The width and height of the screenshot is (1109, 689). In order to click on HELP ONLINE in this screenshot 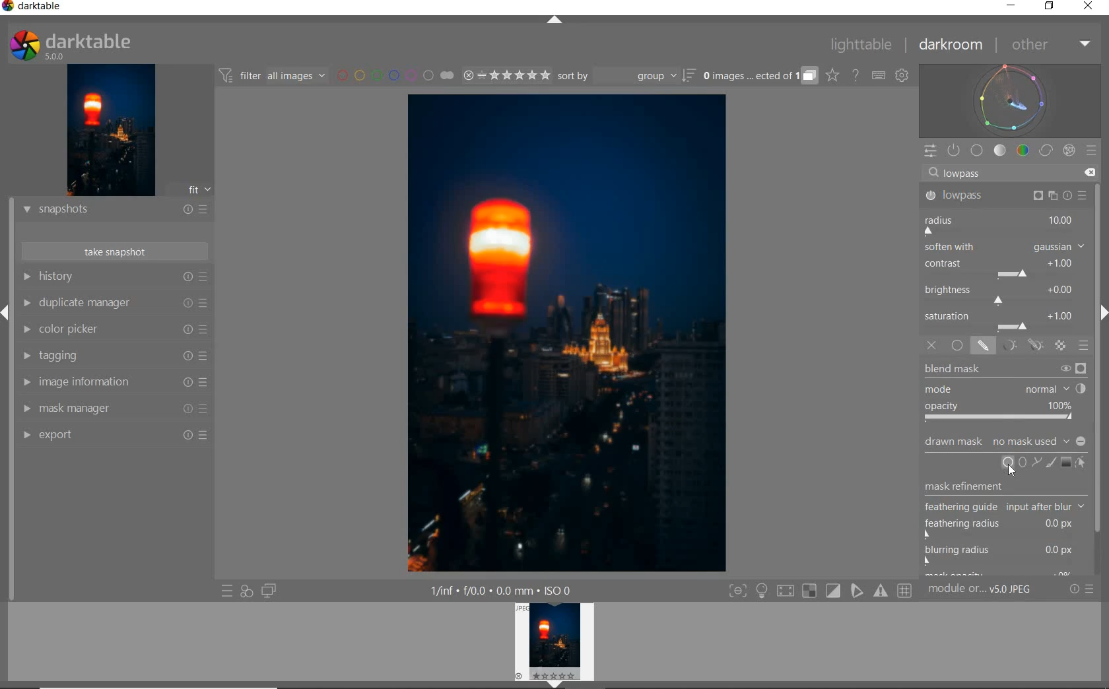, I will do `click(855, 75)`.